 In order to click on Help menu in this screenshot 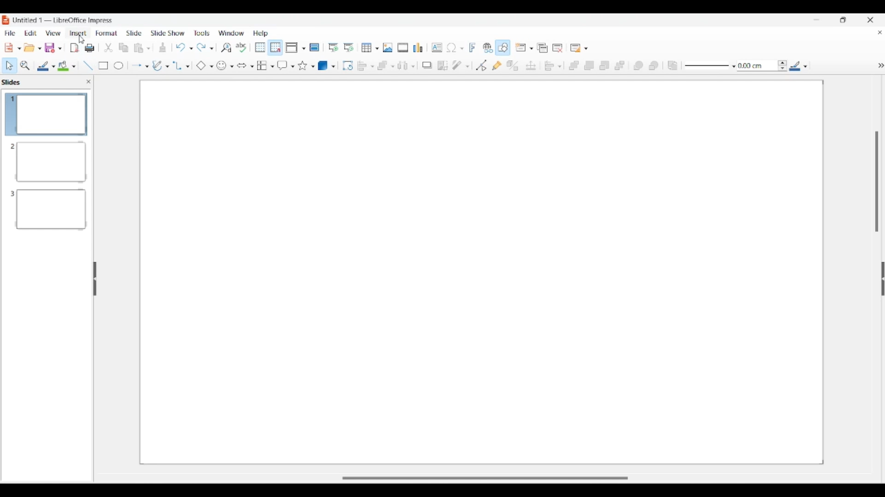, I will do `click(261, 34)`.